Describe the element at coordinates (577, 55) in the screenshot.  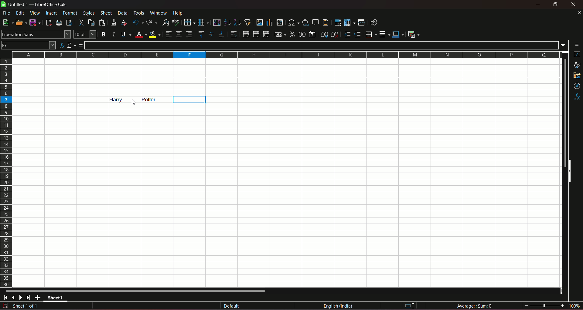
I see `properties` at that location.